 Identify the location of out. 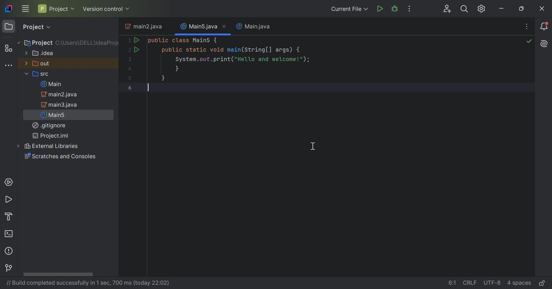
(38, 63).